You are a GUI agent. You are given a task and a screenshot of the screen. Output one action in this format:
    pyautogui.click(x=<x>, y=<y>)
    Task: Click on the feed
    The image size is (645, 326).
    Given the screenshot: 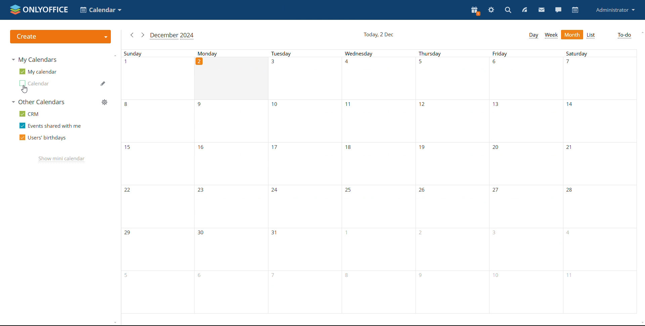 What is the action you would take?
    pyautogui.click(x=525, y=10)
    